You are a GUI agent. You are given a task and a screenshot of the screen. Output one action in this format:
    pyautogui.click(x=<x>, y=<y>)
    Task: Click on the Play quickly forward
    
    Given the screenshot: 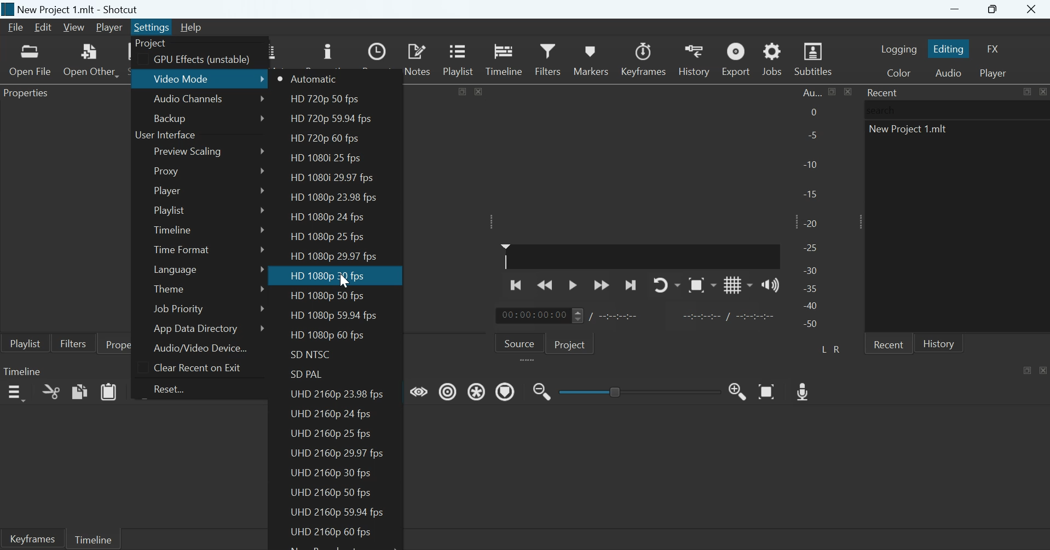 What is the action you would take?
    pyautogui.click(x=602, y=285)
    